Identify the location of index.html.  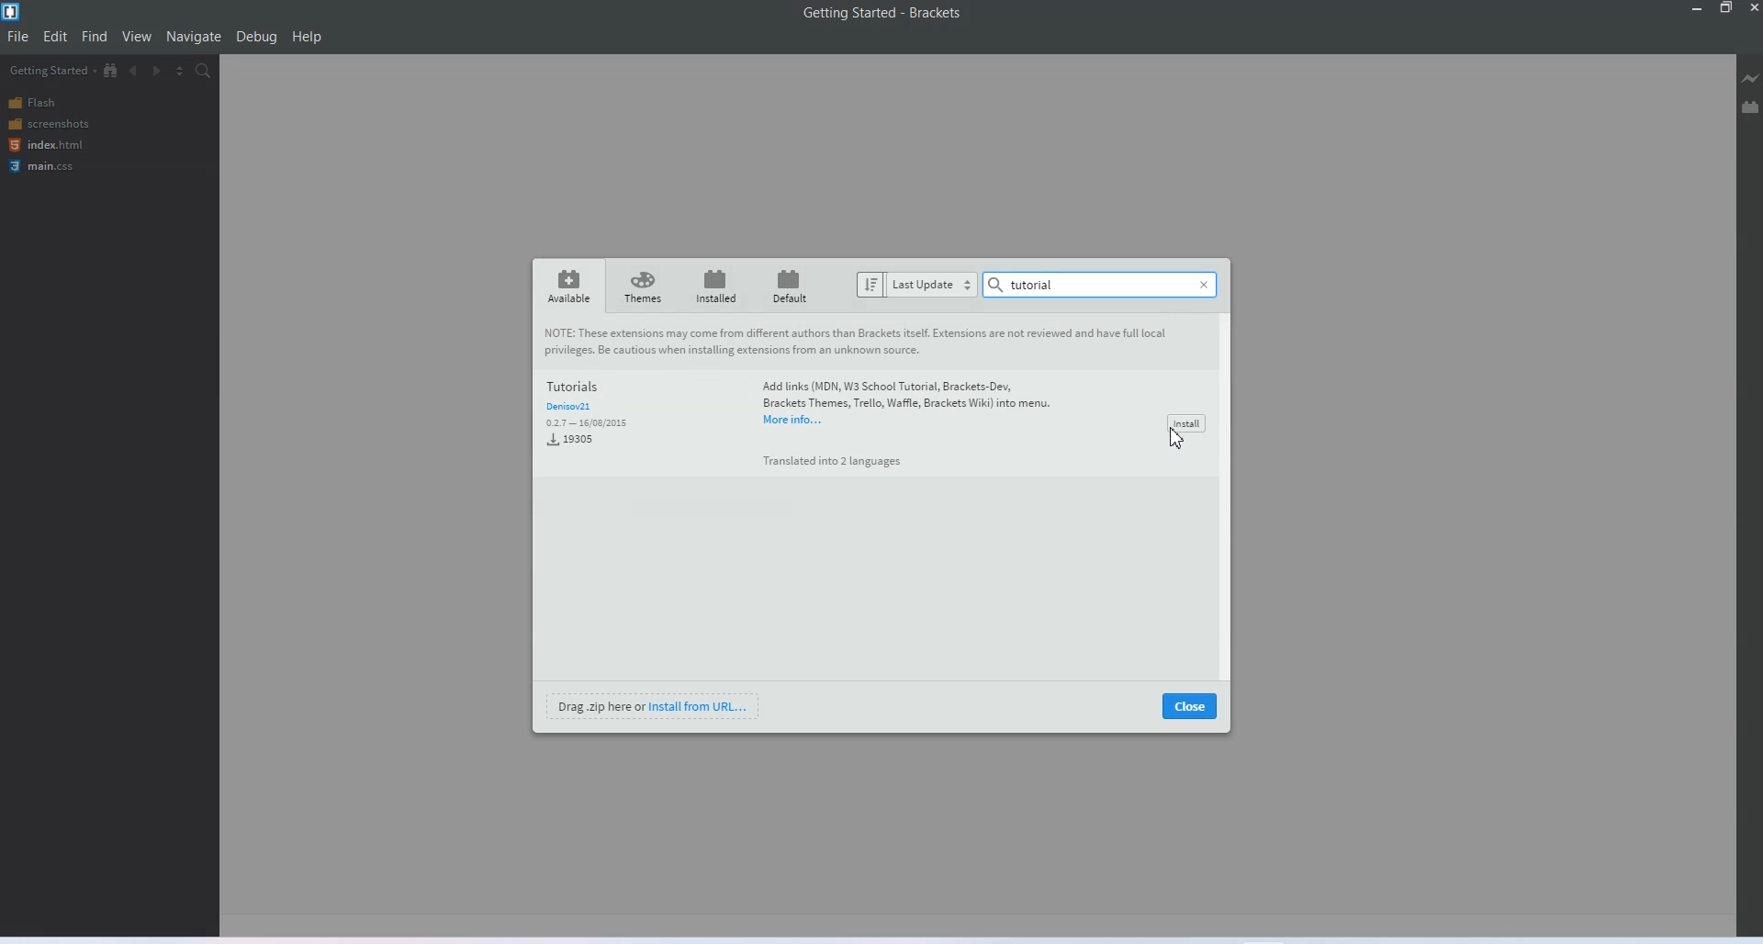
(45, 144).